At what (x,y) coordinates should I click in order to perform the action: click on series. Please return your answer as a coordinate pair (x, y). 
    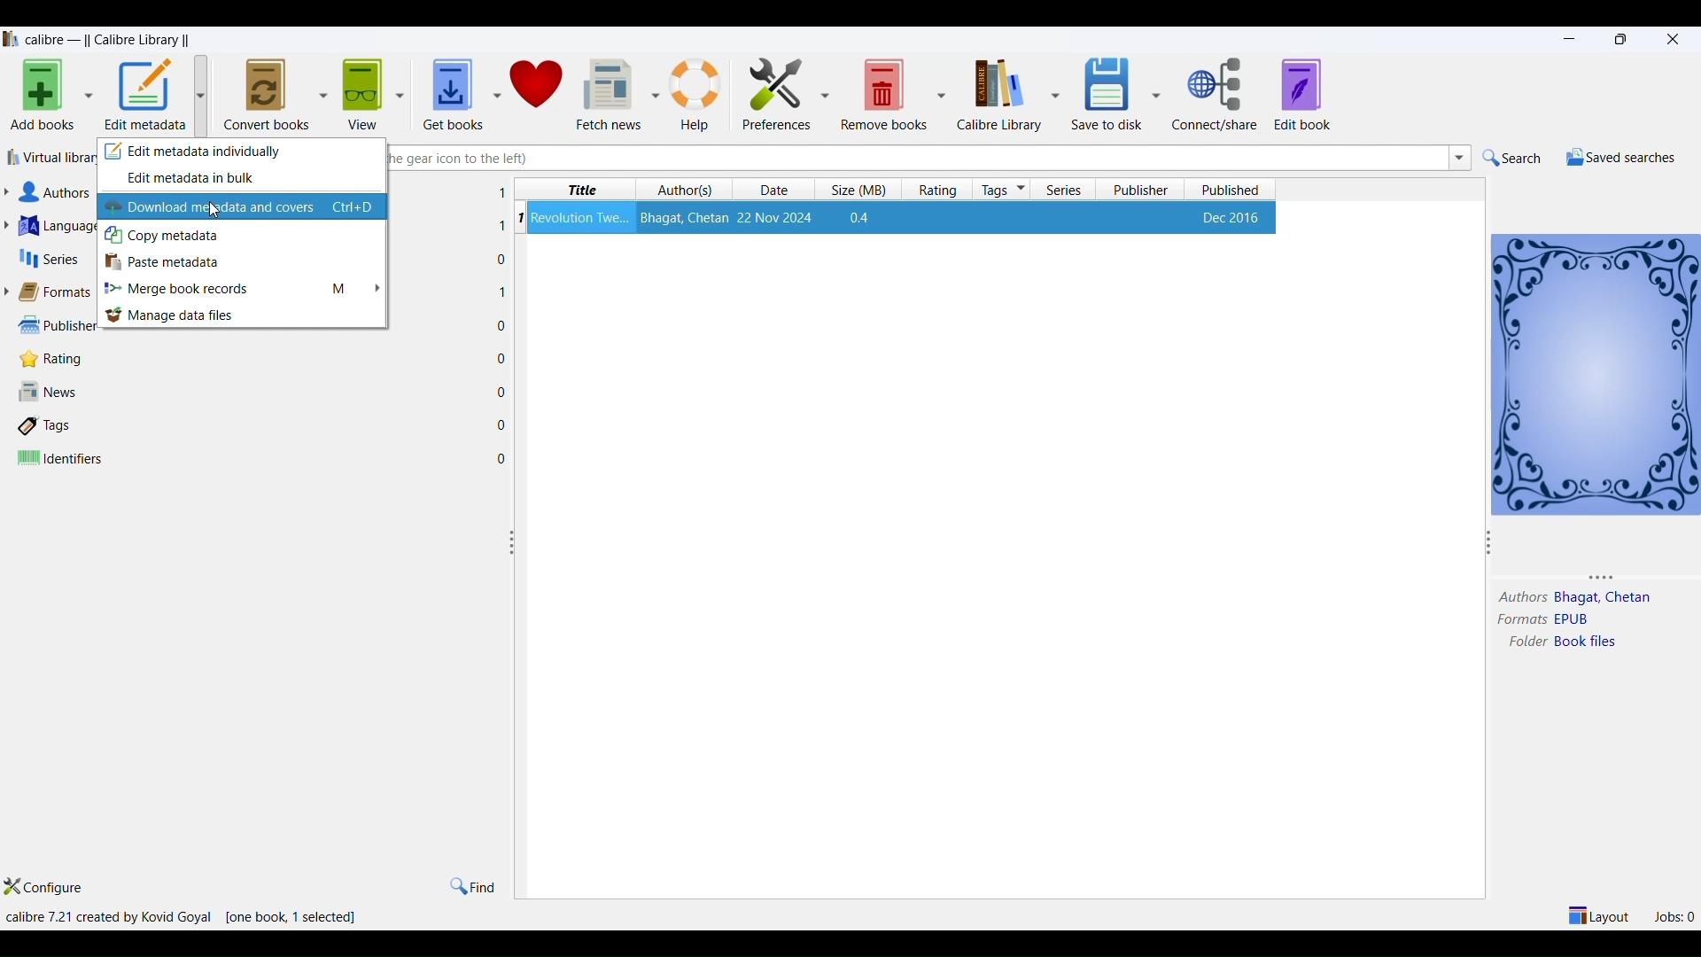
    Looking at the image, I should click on (51, 259).